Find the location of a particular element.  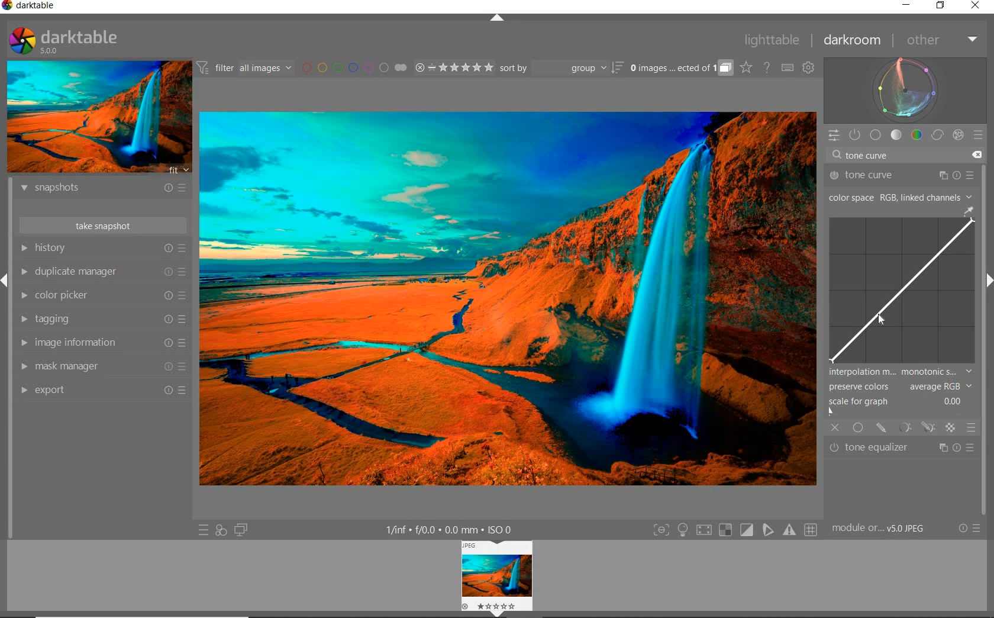

preset is located at coordinates (979, 133).